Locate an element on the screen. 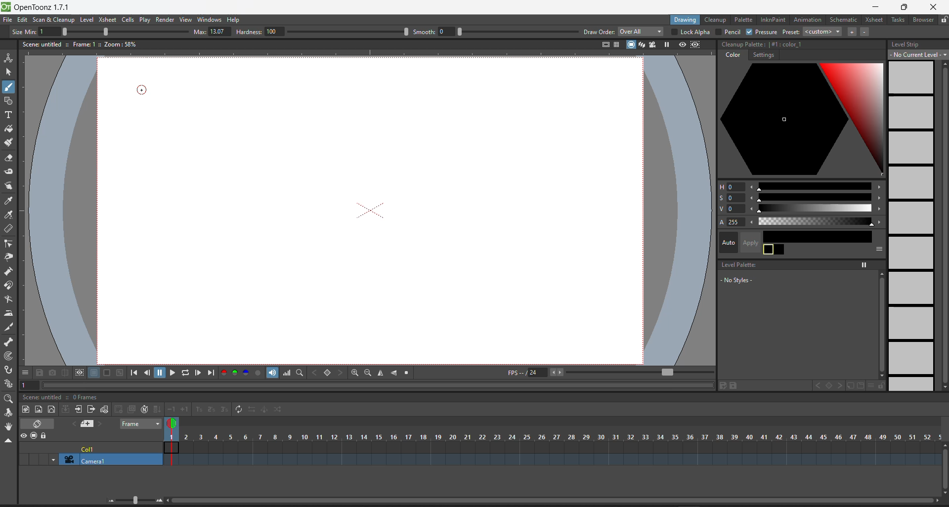 The image size is (949, 507). xsheet is located at coordinates (872, 20).